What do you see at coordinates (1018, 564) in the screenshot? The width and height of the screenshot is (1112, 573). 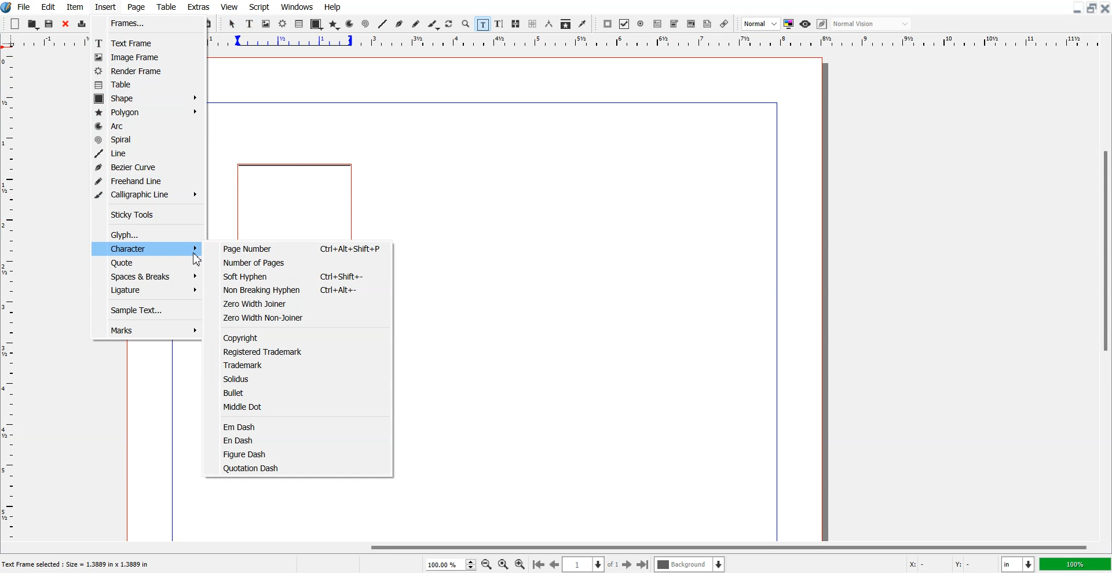 I see `Measurement in Inches` at bounding box center [1018, 564].